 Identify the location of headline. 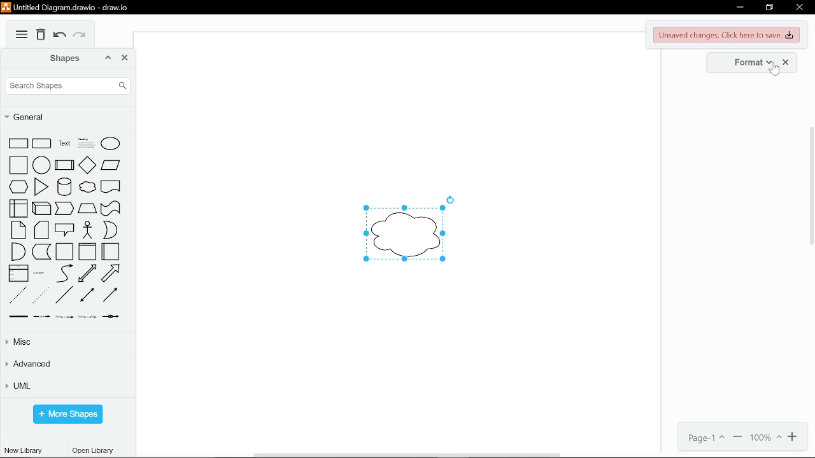
(85, 144).